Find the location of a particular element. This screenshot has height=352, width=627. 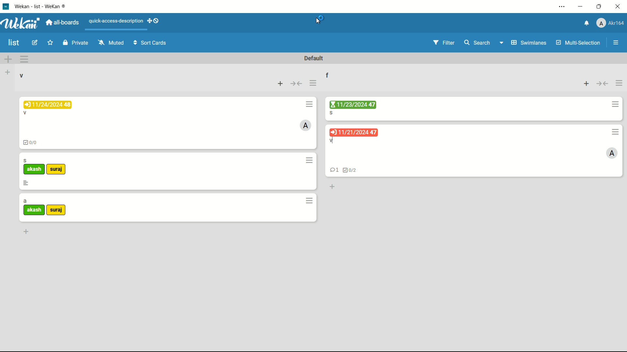

swimlane actions is located at coordinates (24, 59).